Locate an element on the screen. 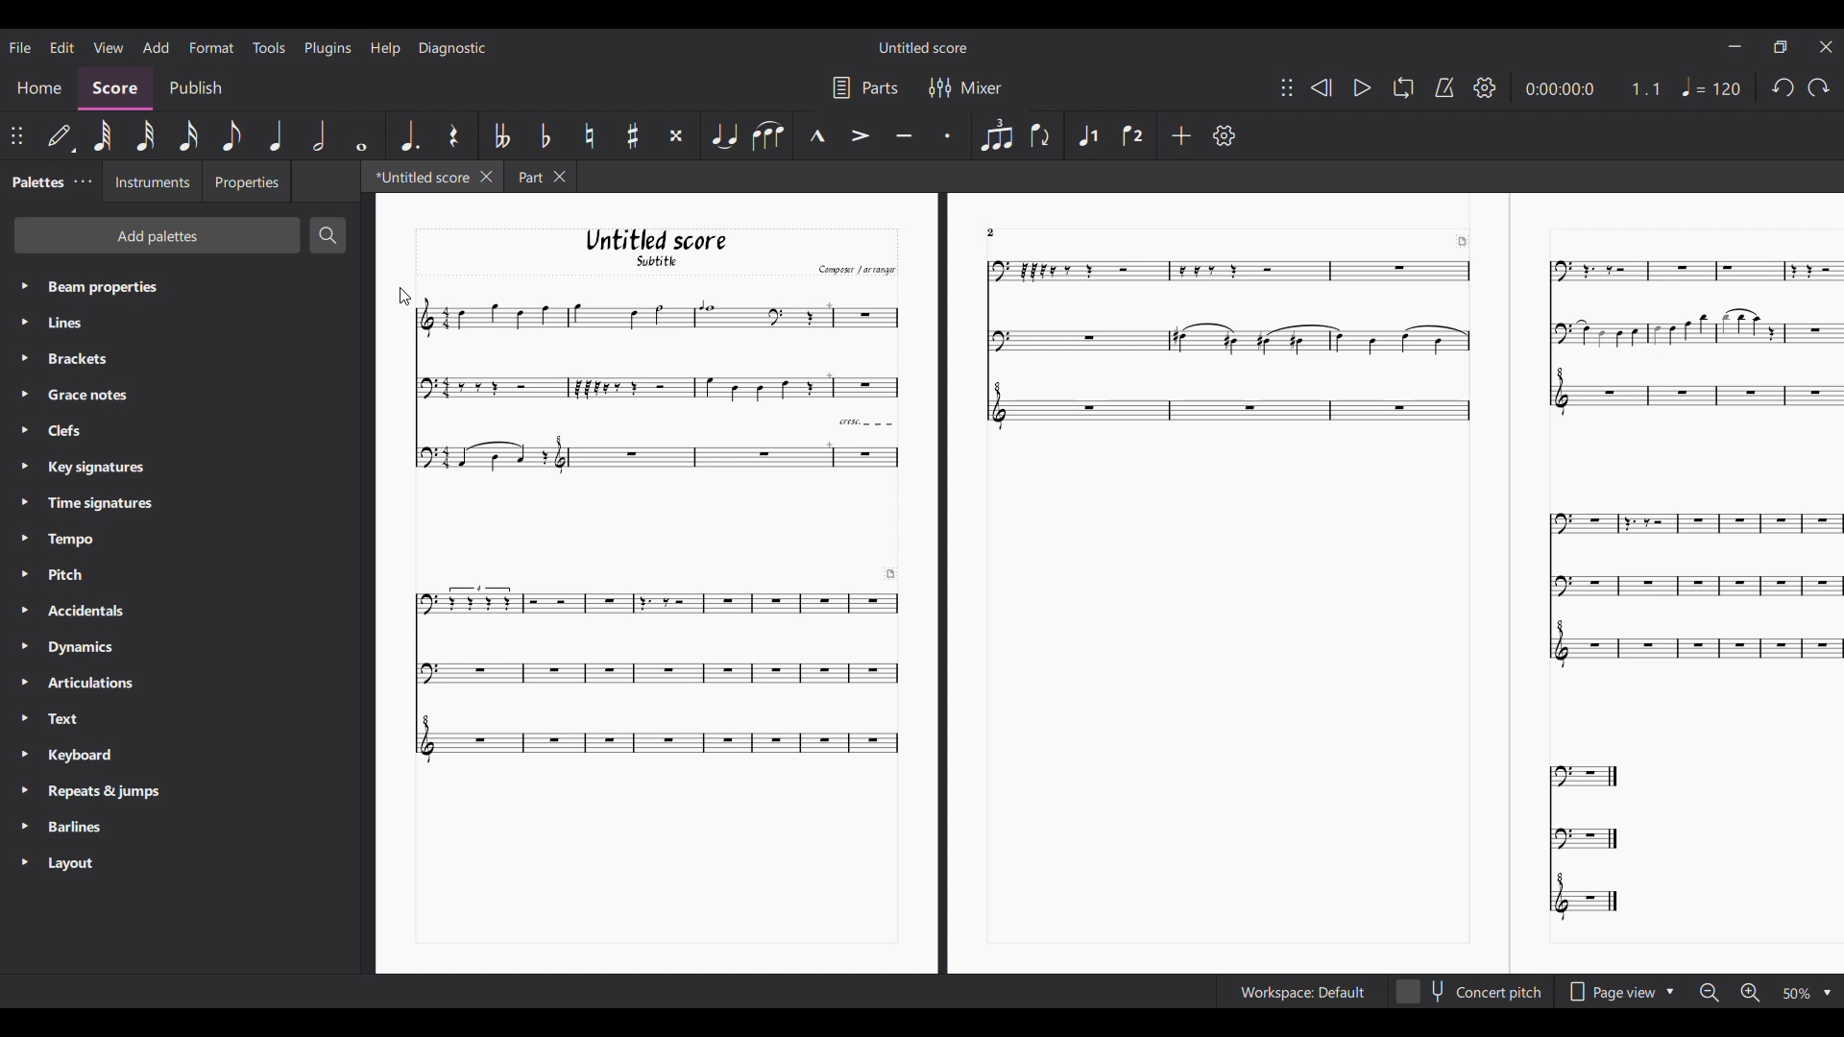 Image resolution: width=1844 pixels, height=1037 pixels. Marcato is located at coordinates (816, 135).